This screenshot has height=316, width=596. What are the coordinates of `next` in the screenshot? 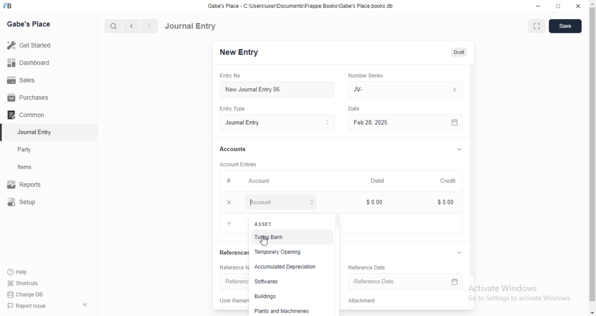 It's located at (148, 26).